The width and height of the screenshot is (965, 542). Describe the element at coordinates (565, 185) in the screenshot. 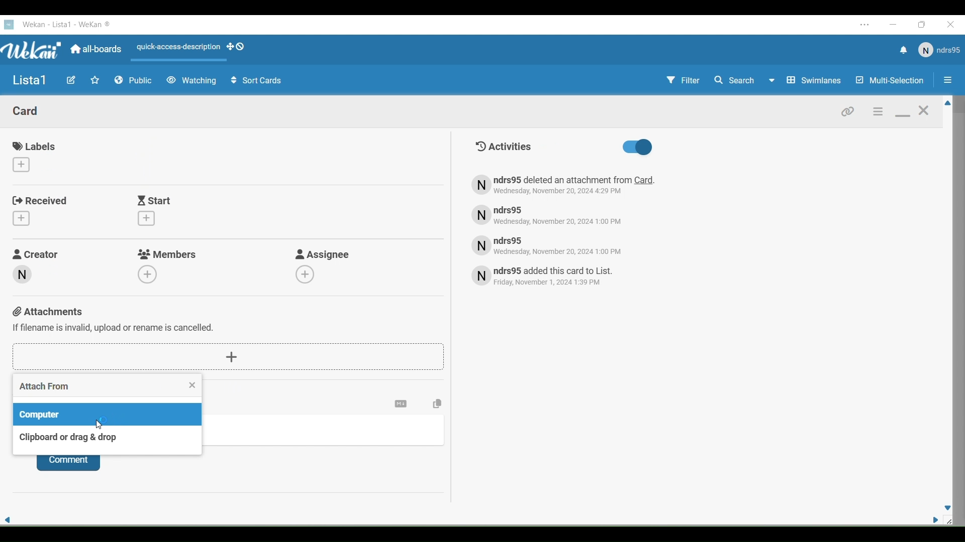

I see `Text` at that location.